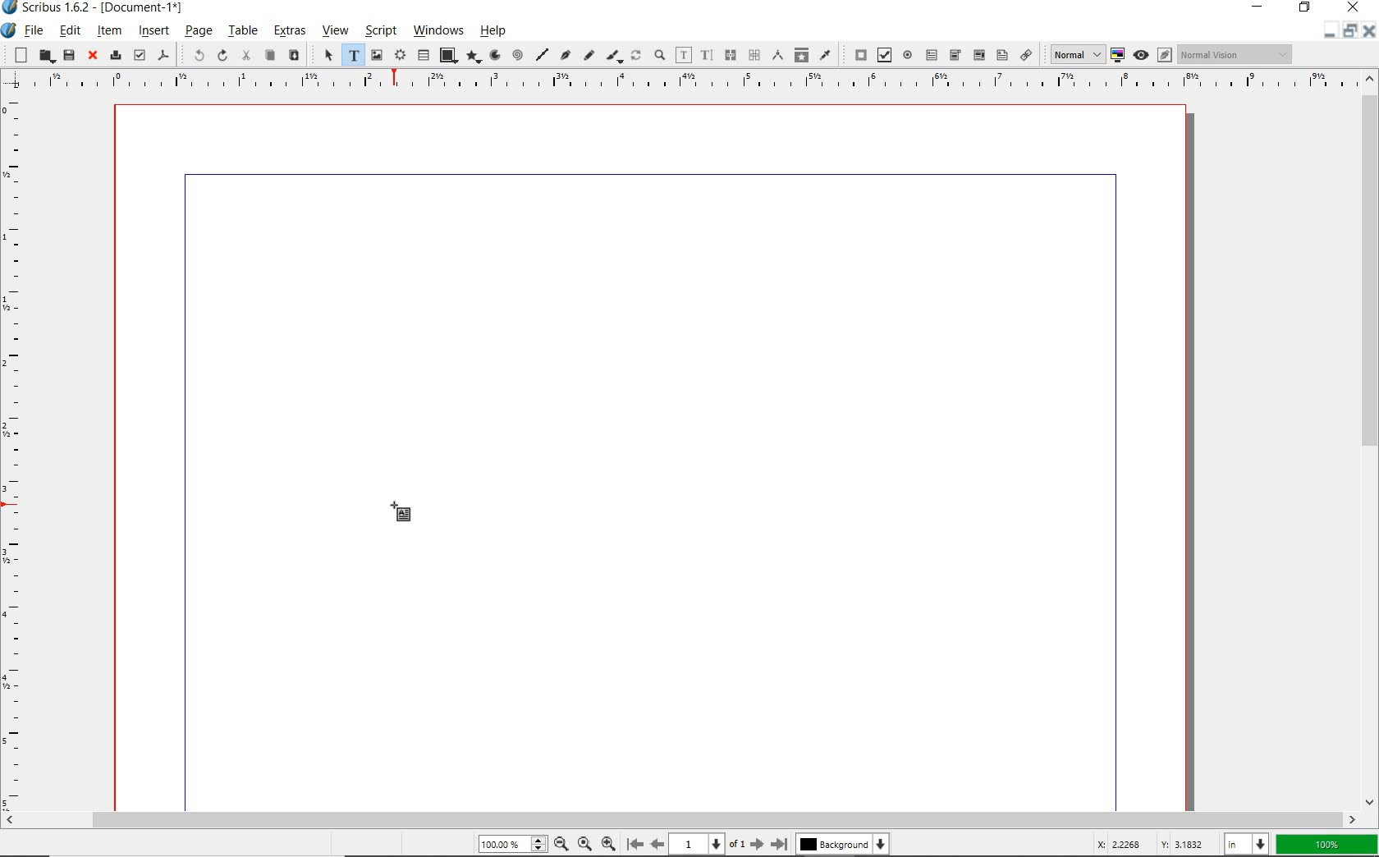  I want to click on pdf text field, so click(931, 54).